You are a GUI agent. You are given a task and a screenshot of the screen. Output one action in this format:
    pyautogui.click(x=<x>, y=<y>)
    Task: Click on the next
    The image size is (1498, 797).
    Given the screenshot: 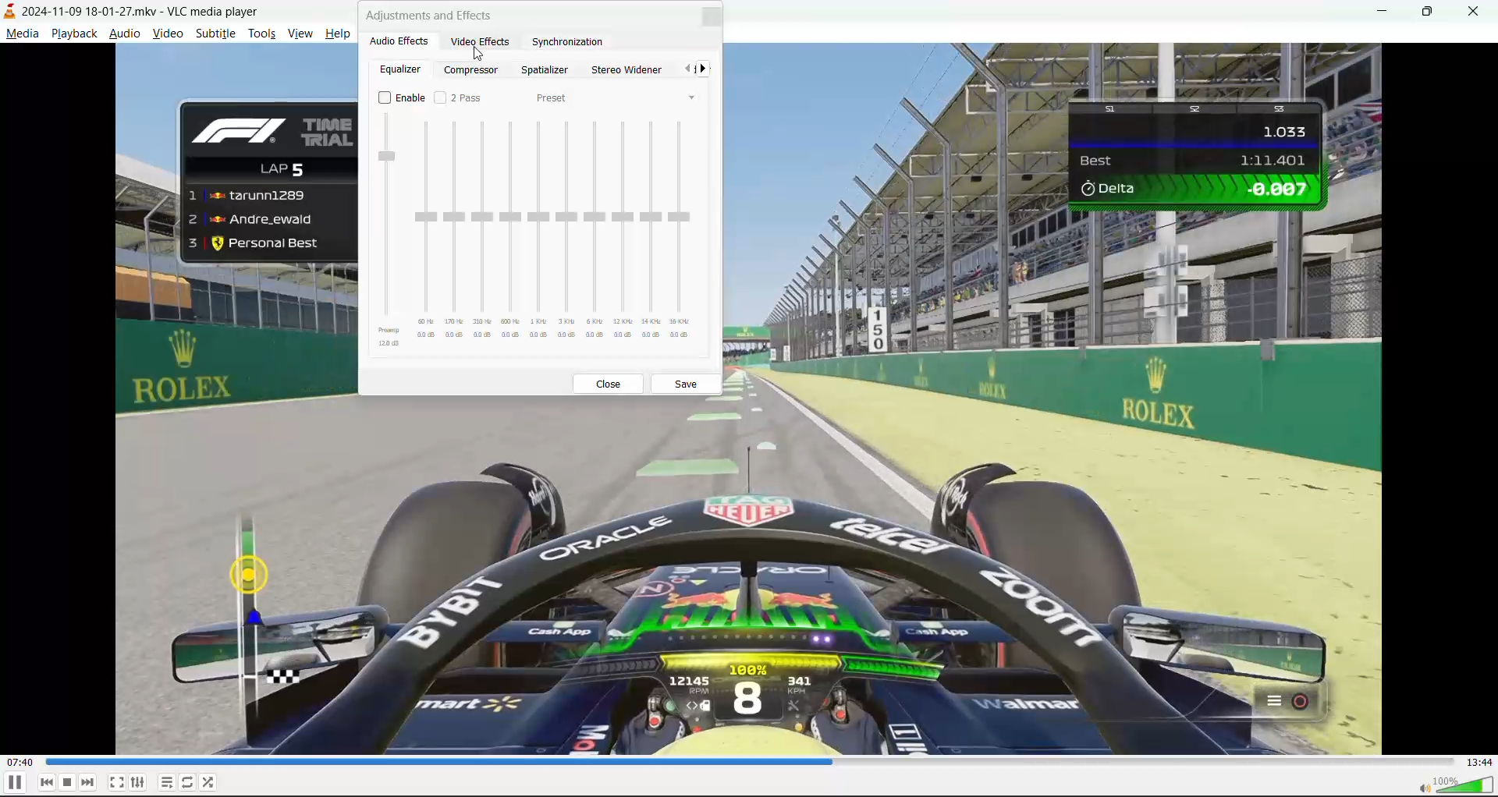 What is the action you would take?
    pyautogui.click(x=707, y=70)
    